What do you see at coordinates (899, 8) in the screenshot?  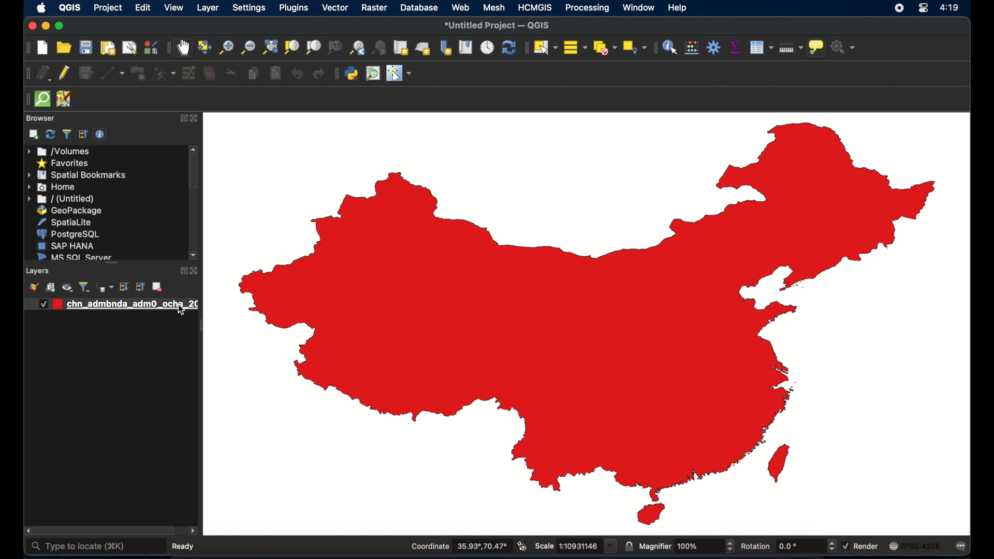 I see `screen recorder icon` at bounding box center [899, 8].